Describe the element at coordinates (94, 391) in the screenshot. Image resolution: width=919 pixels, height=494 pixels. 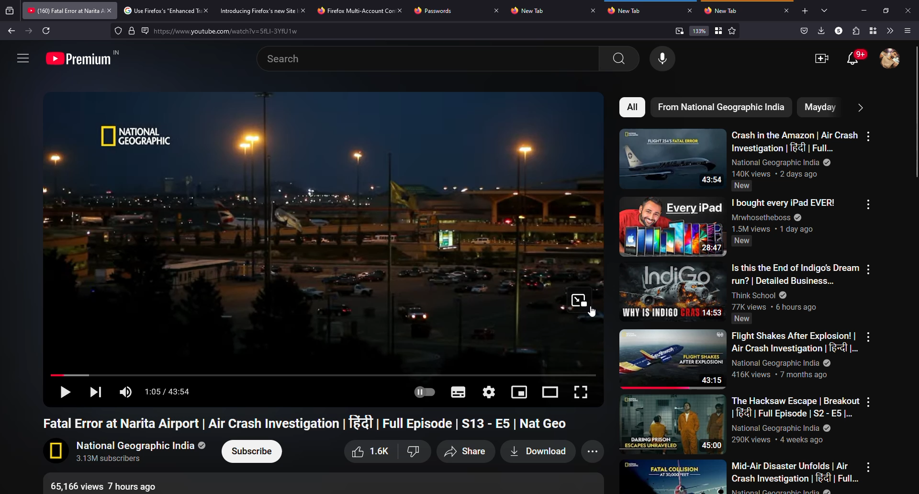
I see `Next video` at that location.